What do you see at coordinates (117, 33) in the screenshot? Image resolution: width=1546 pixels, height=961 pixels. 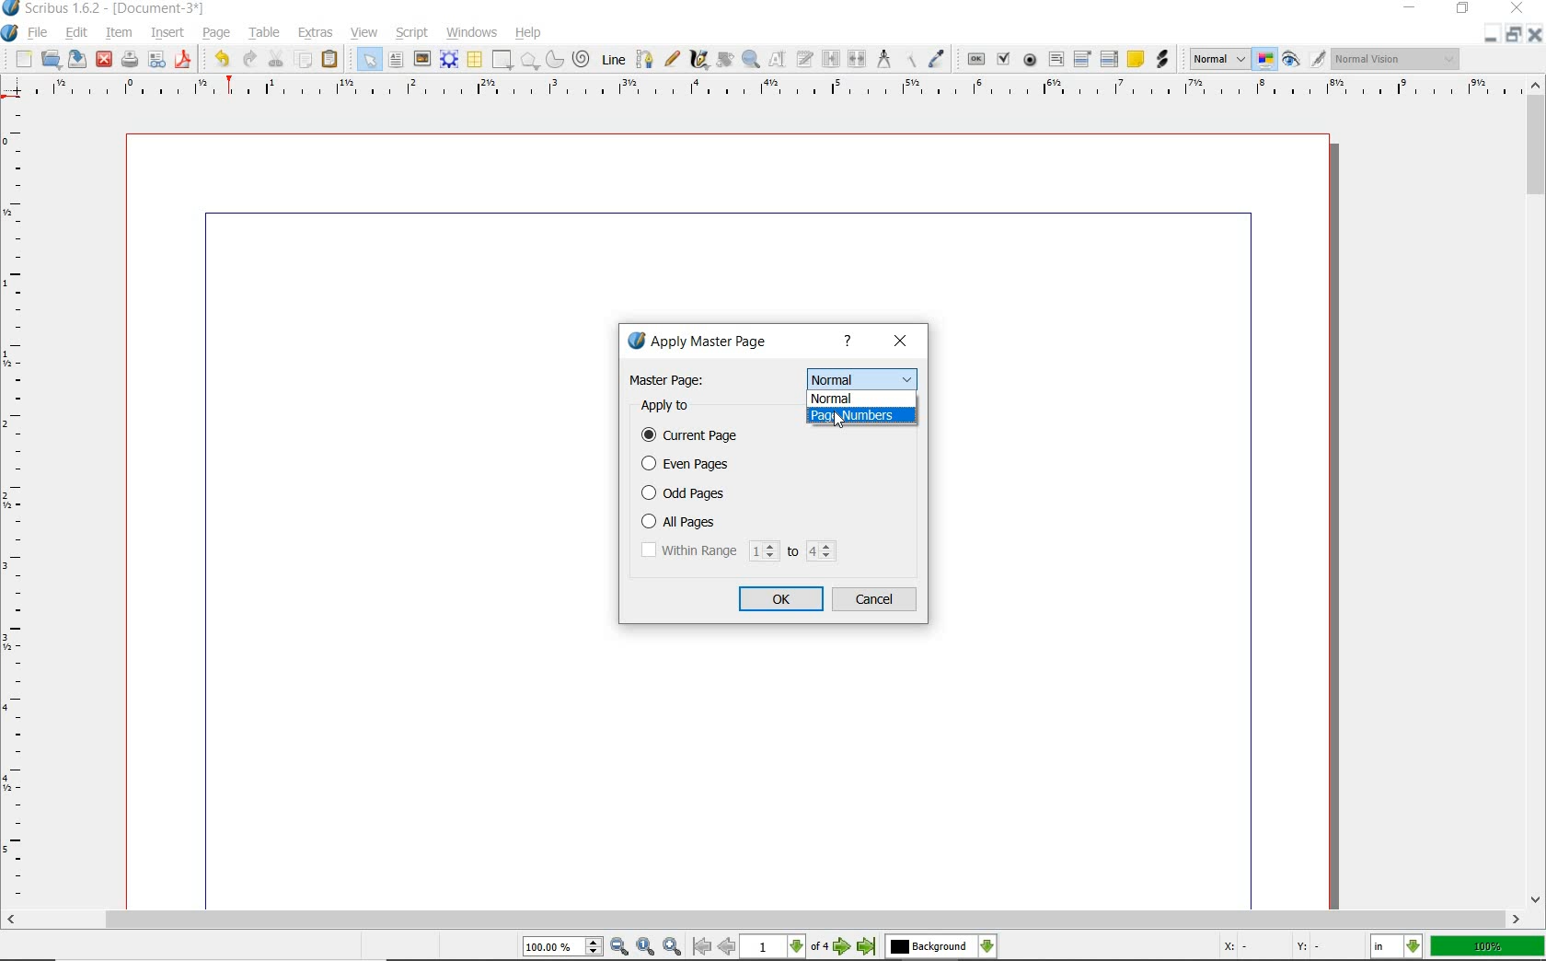 I see `item` at bounding box center [117, 33].